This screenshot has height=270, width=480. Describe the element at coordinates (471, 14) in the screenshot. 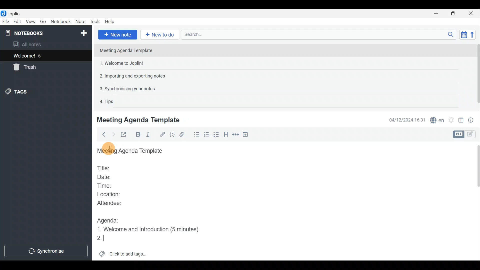

I see `Close` at that location.